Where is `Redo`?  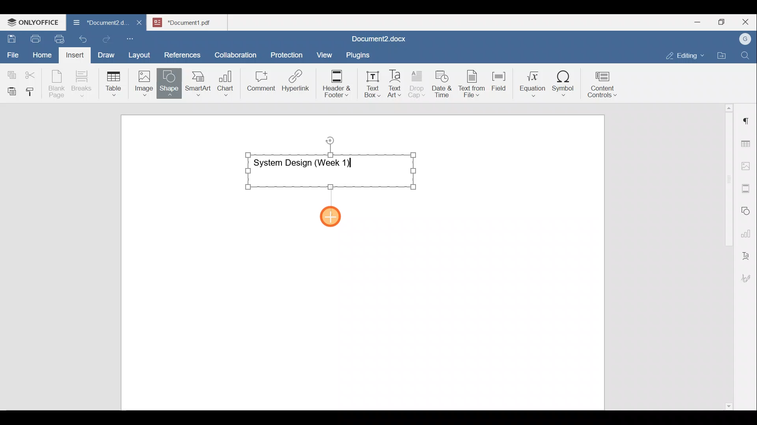
Redo is located at coordinates (106, 39).